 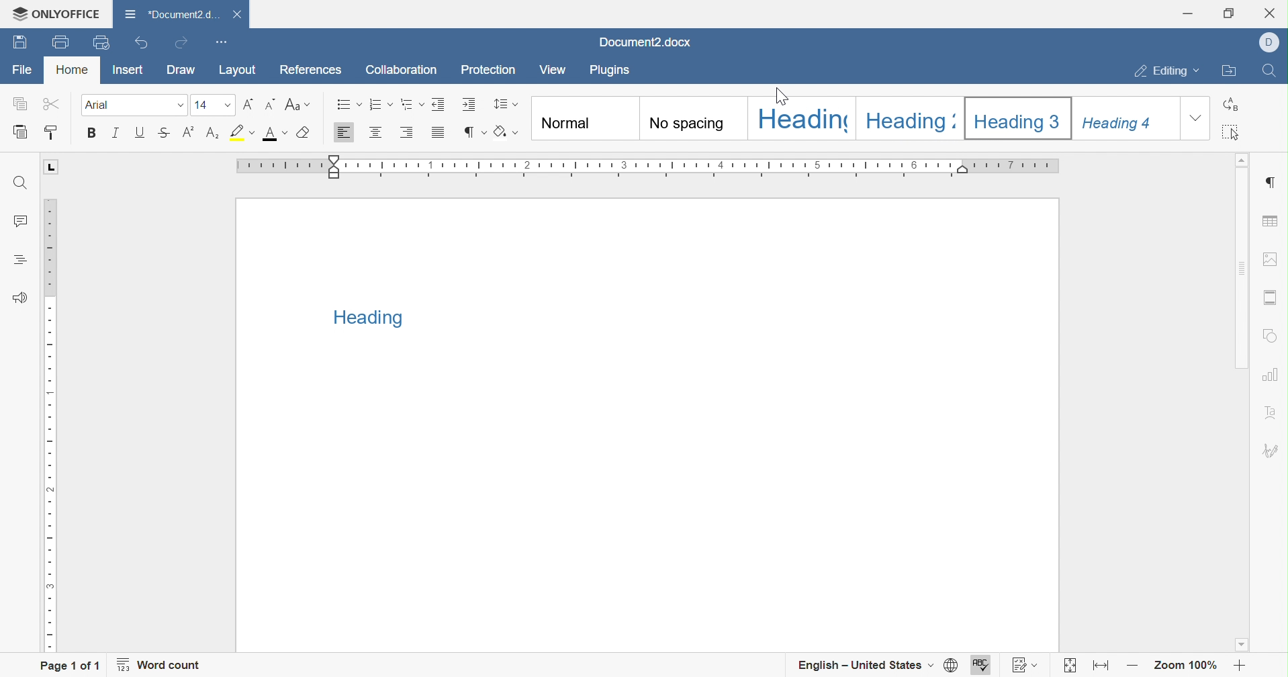 I want to click on Paragraph settings, so click(x=1273, y=182).